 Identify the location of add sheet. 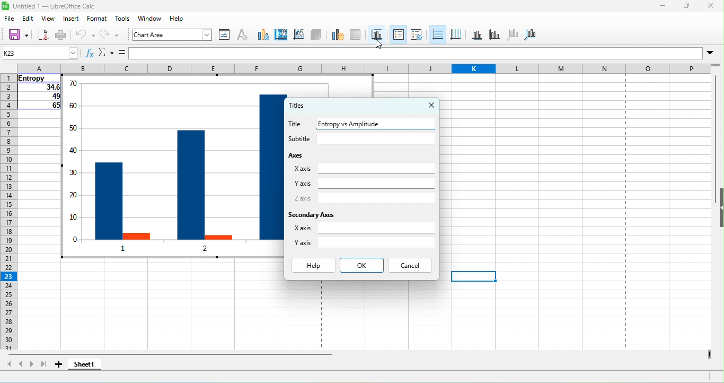
(62, 365).